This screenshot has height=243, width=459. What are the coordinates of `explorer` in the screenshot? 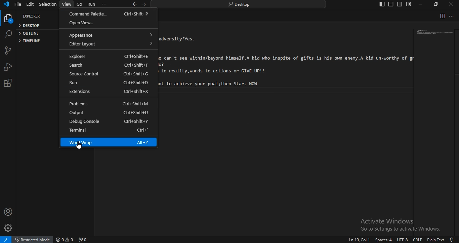 It's located at (33, 16).